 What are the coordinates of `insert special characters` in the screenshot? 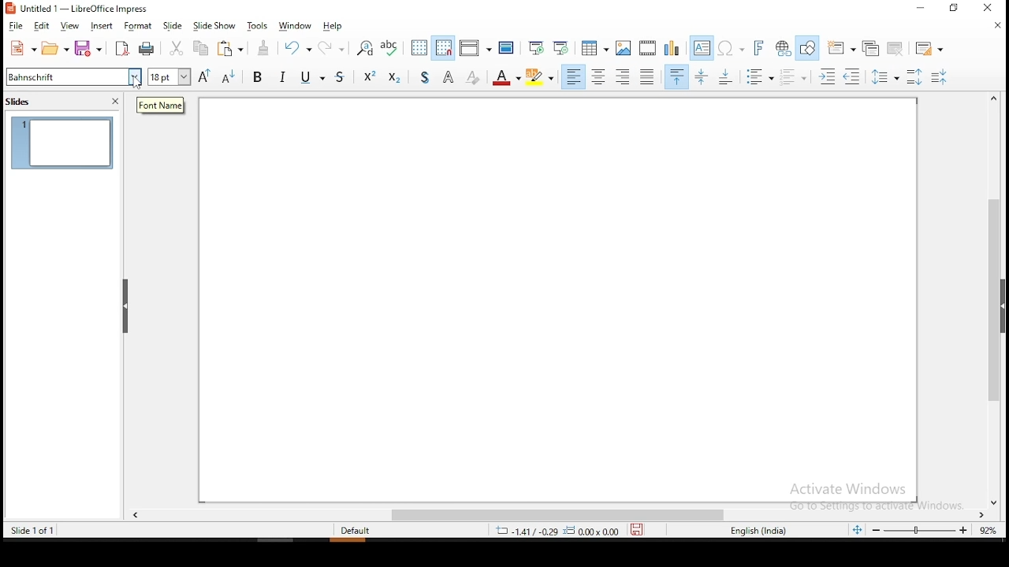 It's located at (733, 47).